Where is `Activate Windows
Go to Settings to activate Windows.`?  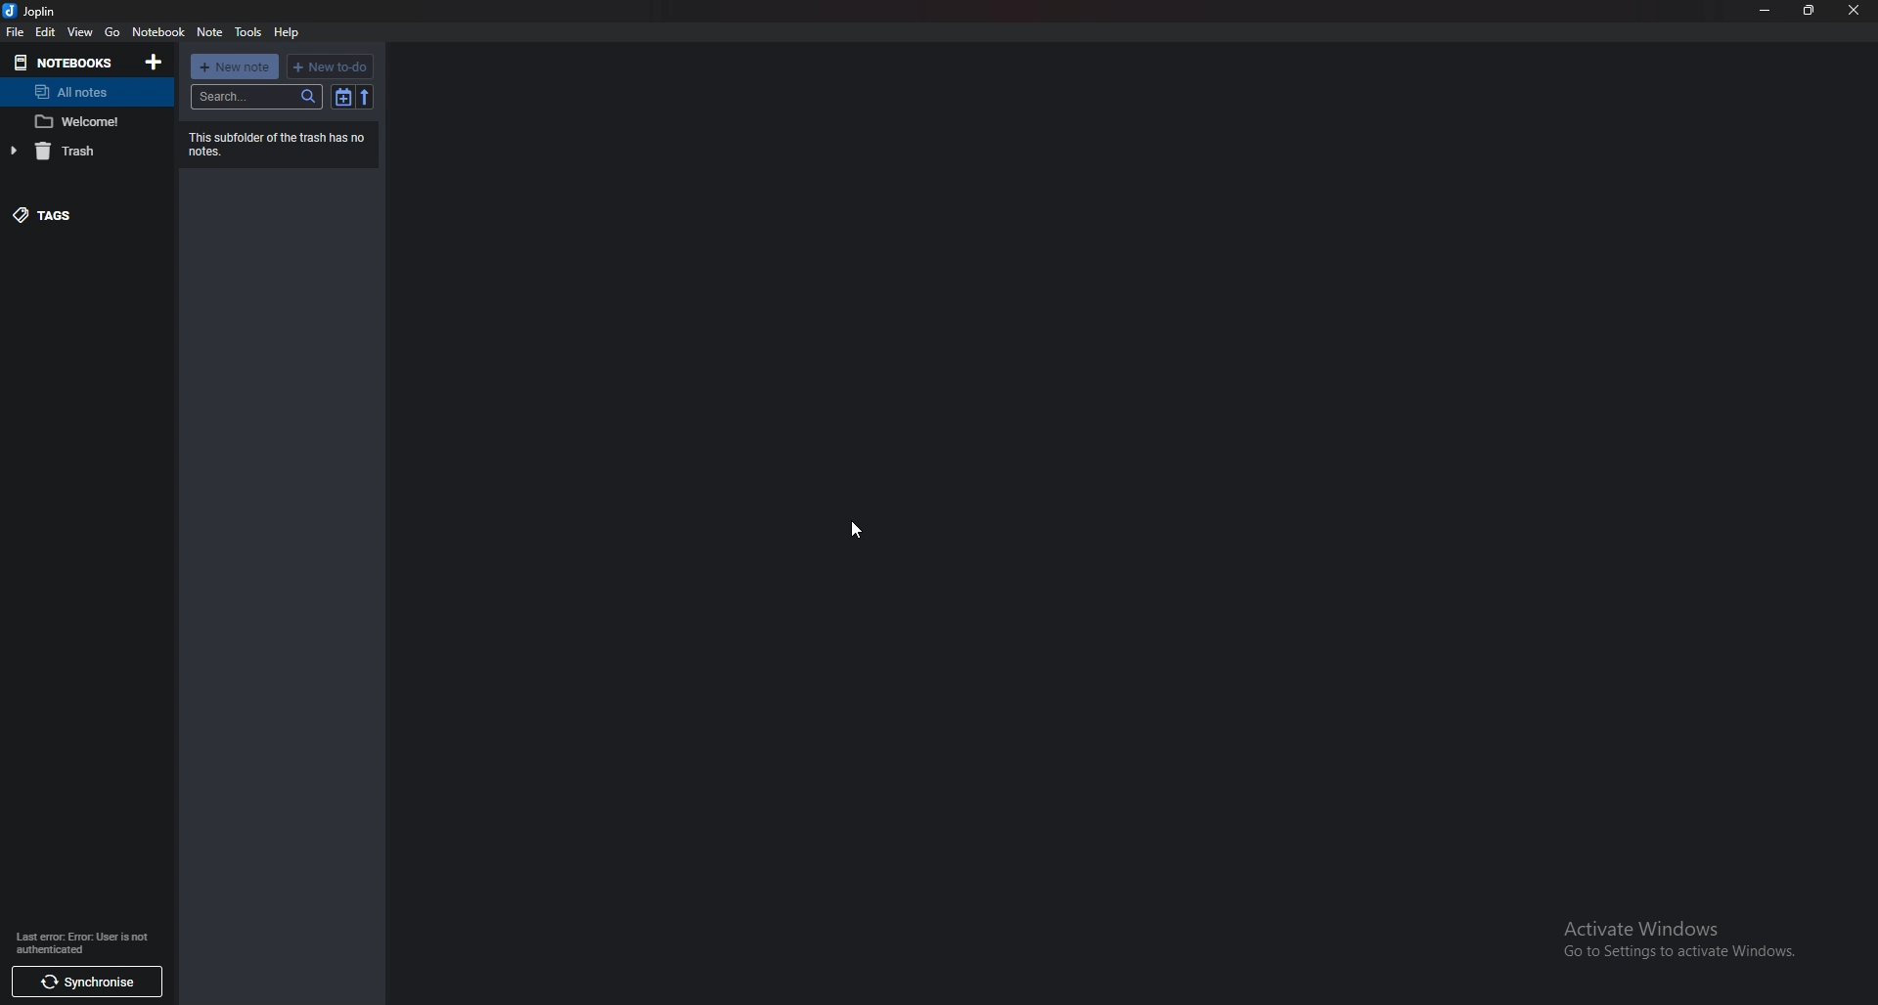
Activate Windows
Go to Settings to activate Windows. is located at coordinates (1672, 937).